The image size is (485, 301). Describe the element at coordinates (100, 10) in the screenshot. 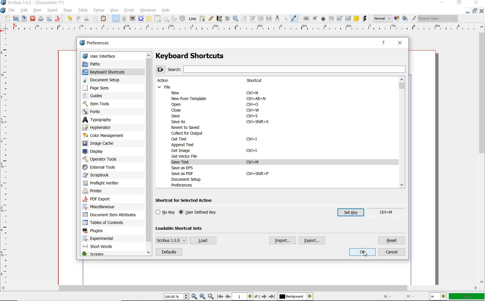

I see `extras` at that location.